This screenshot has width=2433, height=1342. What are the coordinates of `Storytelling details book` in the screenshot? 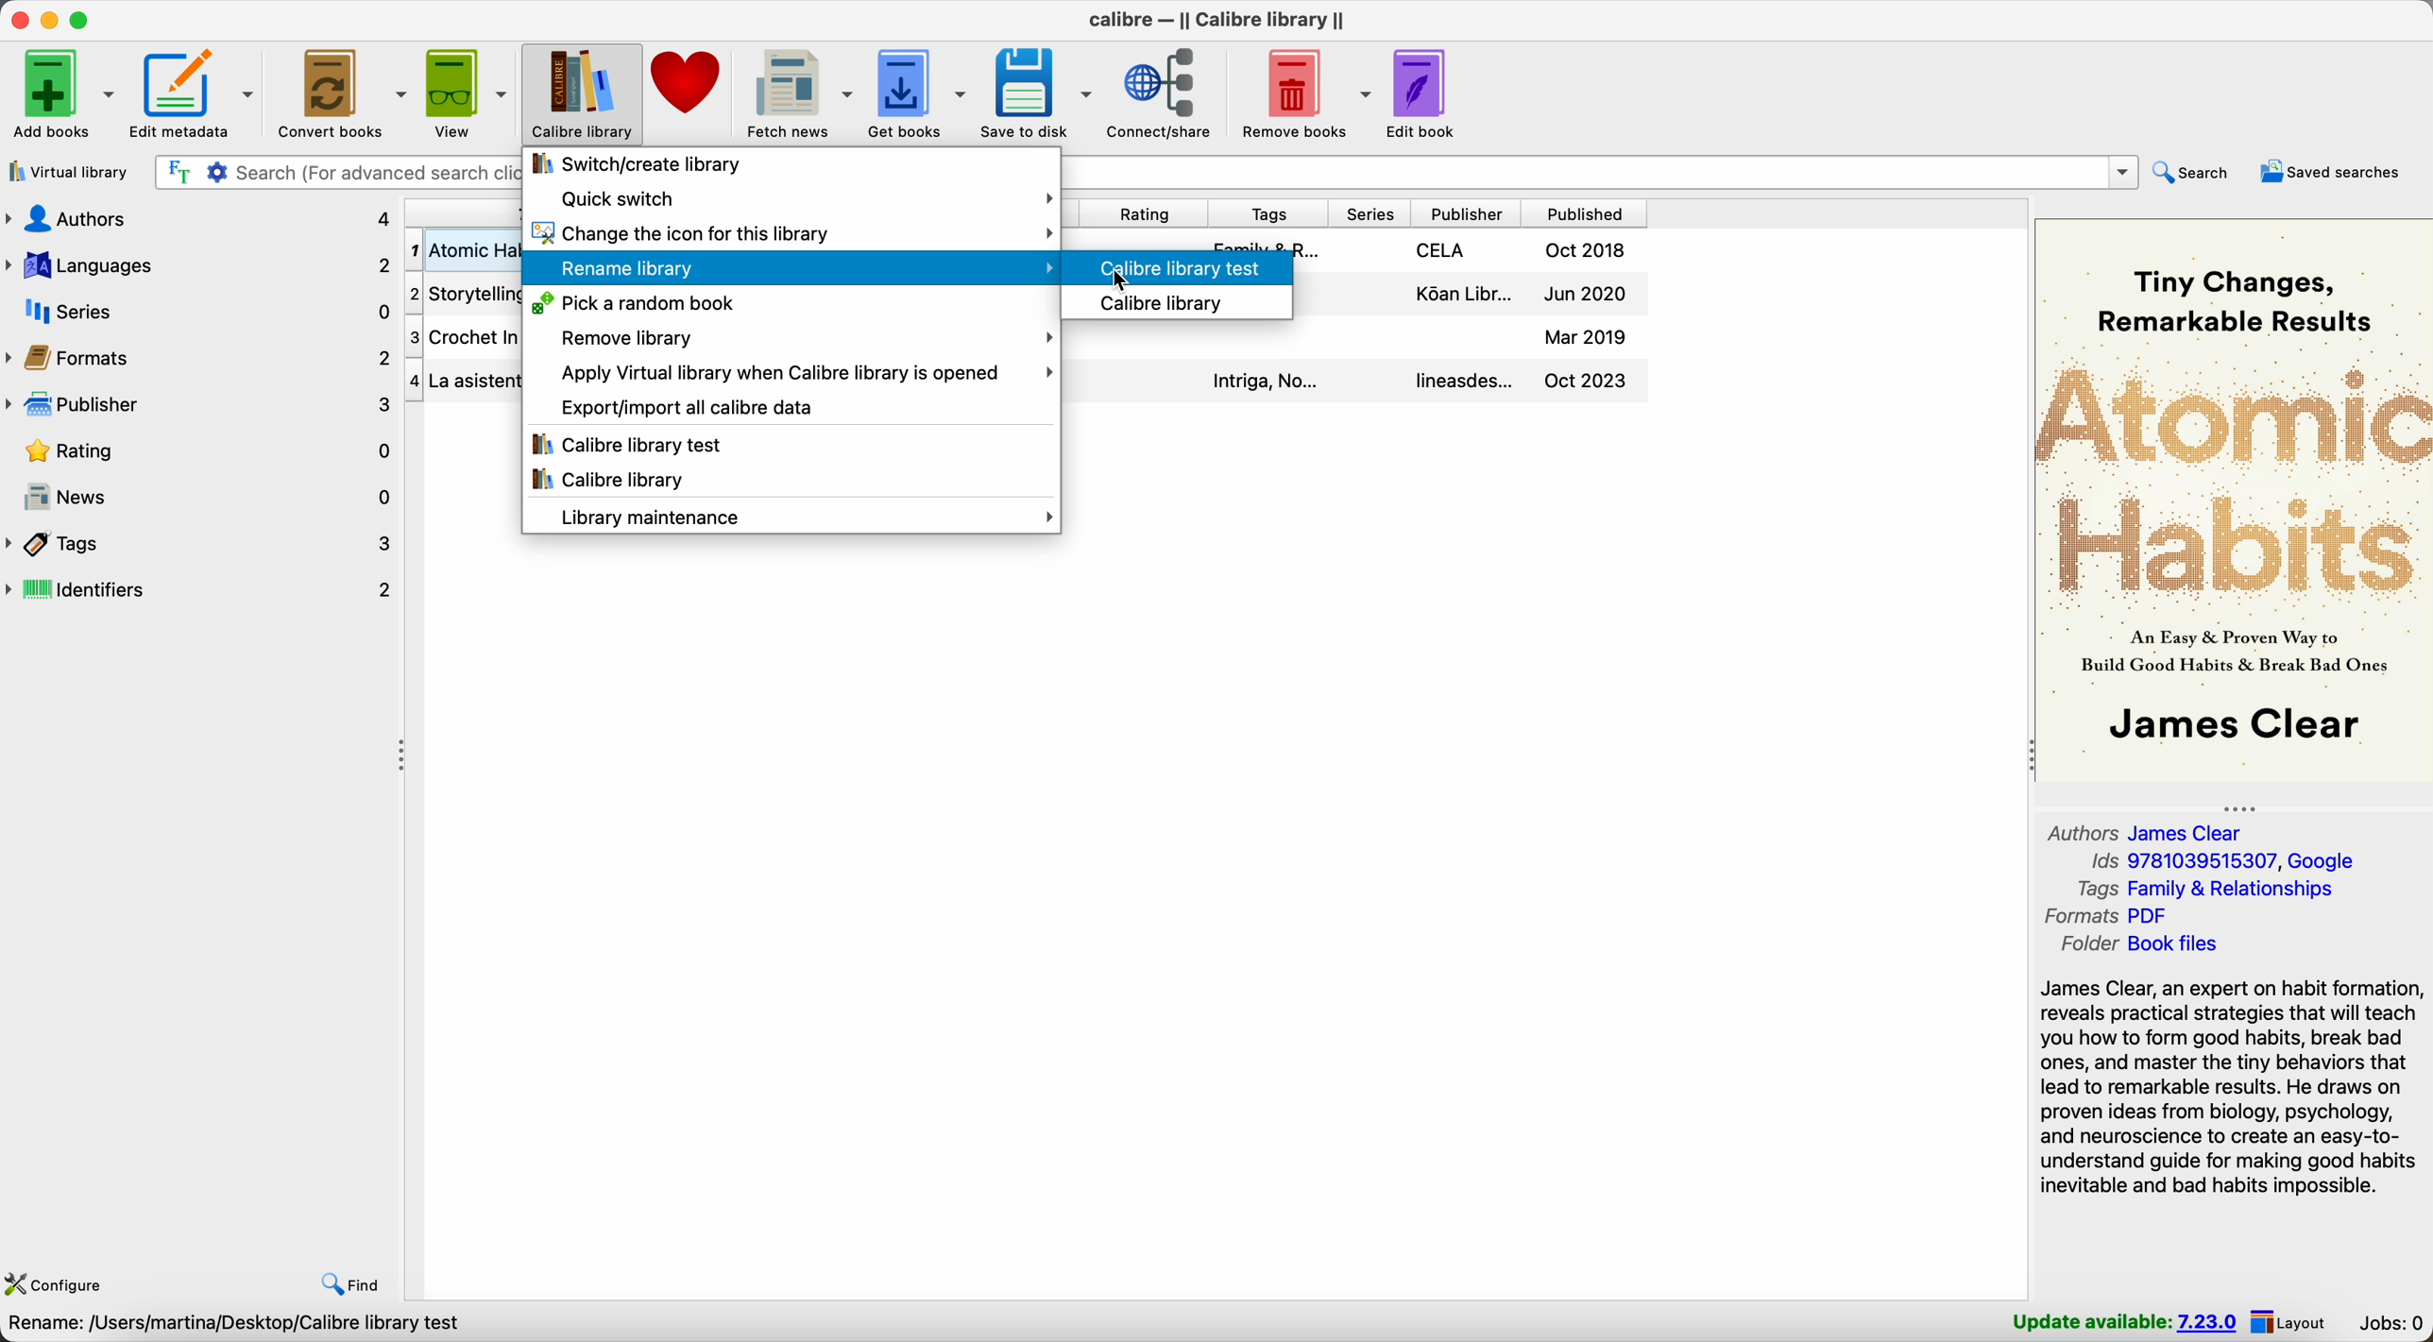 It's located at (1472, 297).